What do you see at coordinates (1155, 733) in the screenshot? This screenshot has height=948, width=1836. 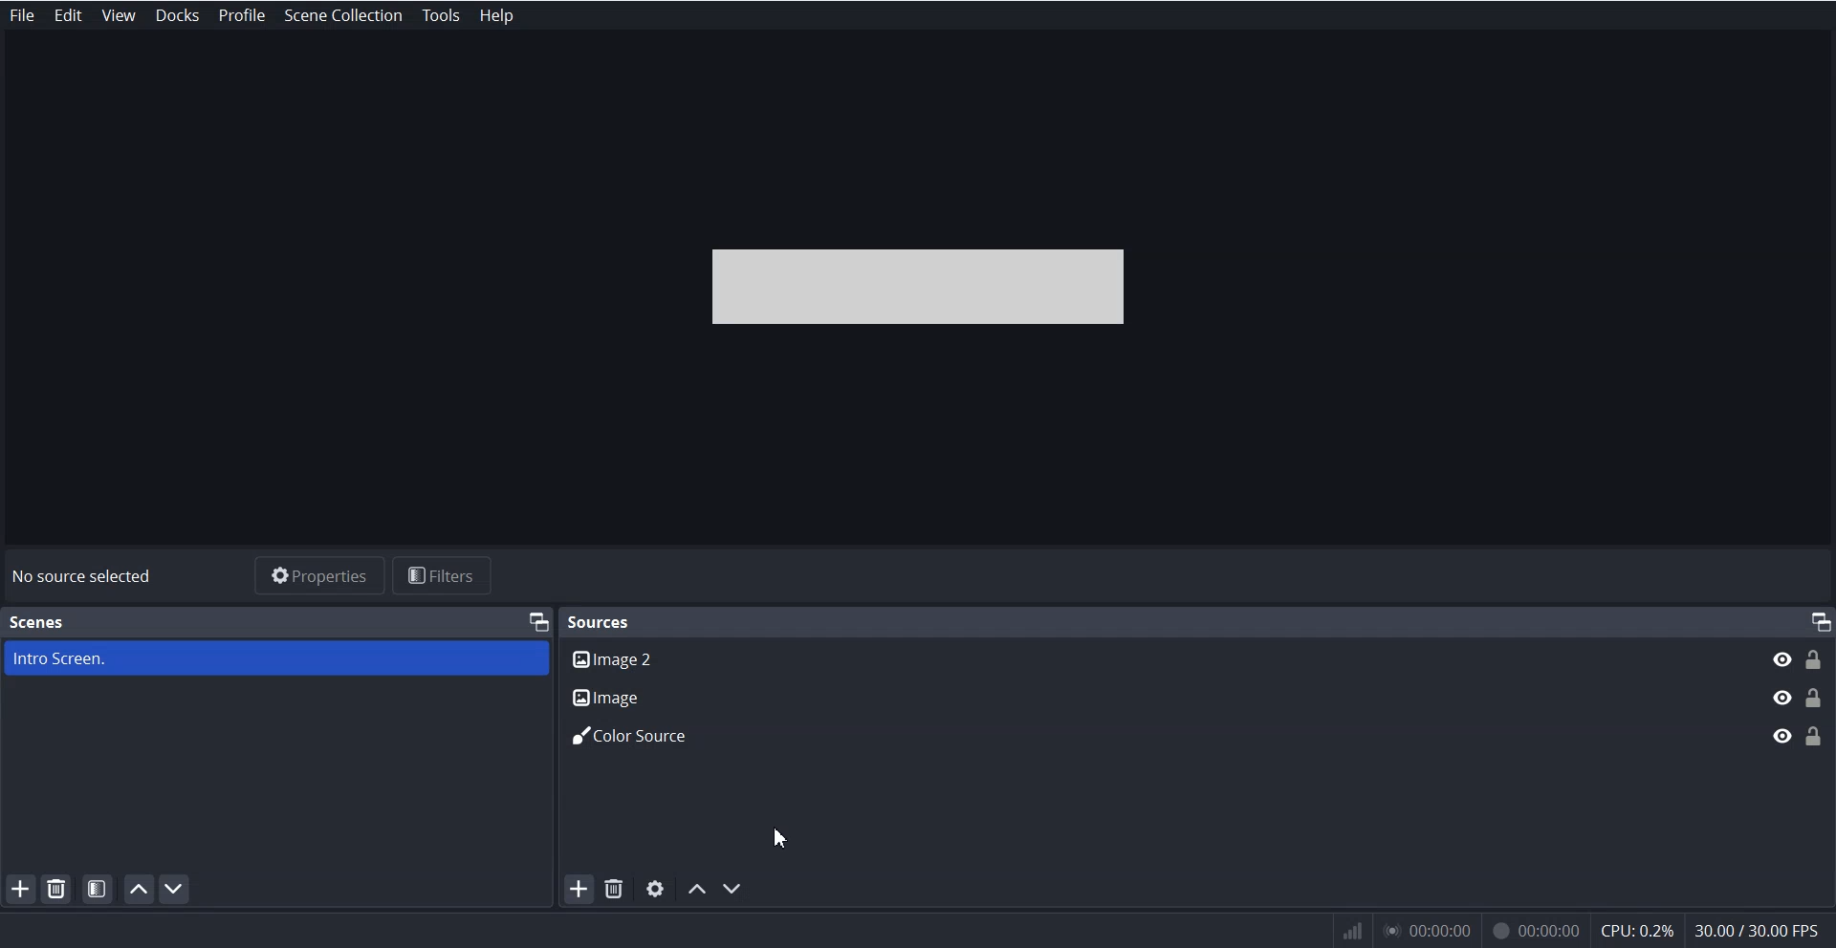 I see `Color Source` at bounding box center [1155, 733].